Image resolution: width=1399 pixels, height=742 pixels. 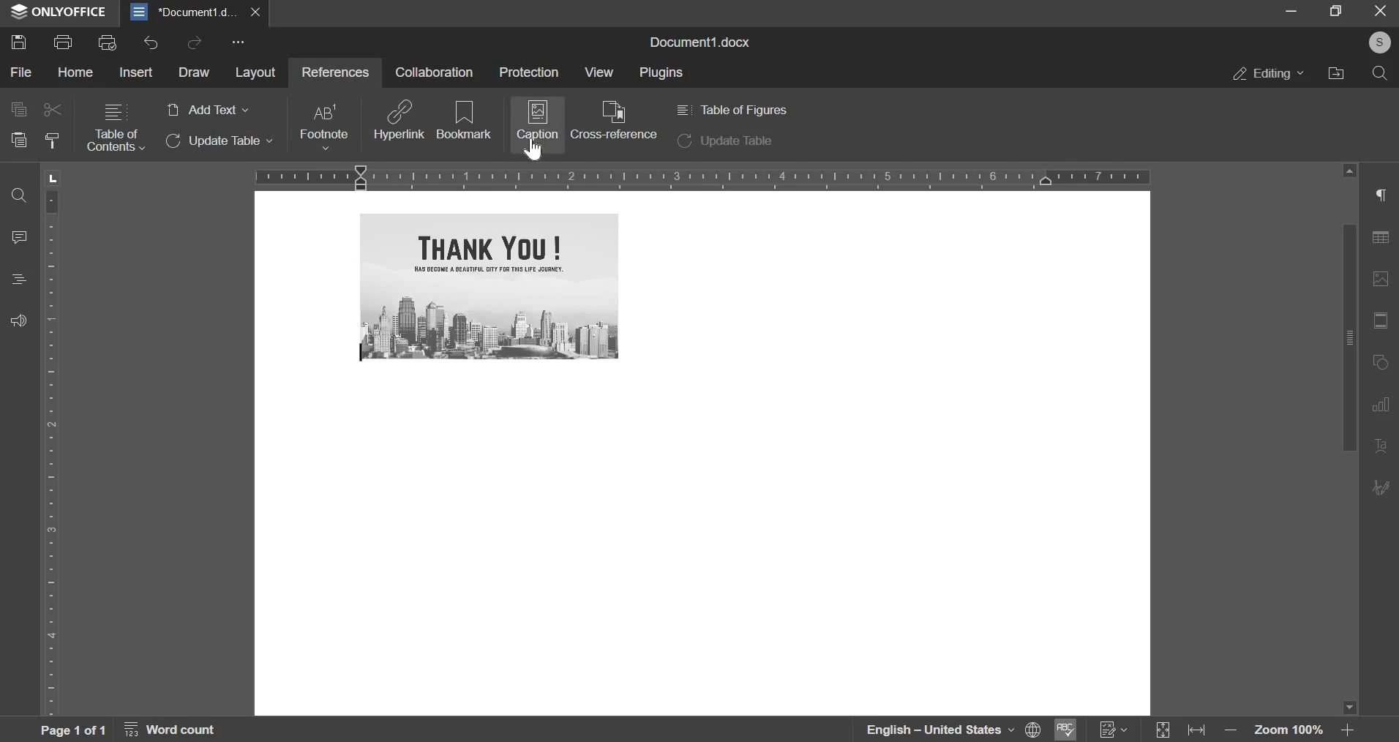 What do you see at coordinates (20, 236) in the screenshot?
I see `comment` at bounding box center [20, 236].